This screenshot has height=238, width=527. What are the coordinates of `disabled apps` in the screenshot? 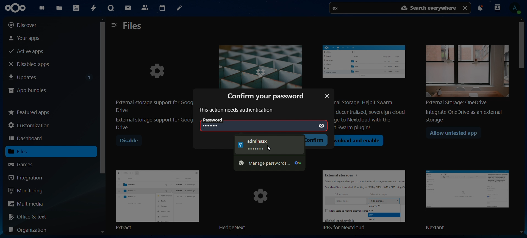 It's located at (34, 64).